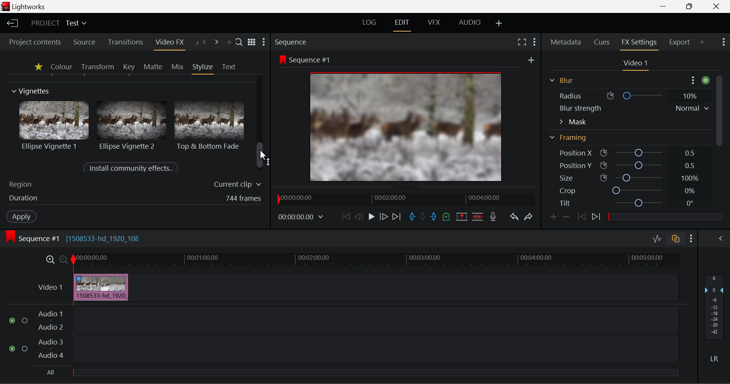 The image size is (730, 384). Describe the element at coordinates (125, 43) in the screenshot. I see `Transitions` at that location.